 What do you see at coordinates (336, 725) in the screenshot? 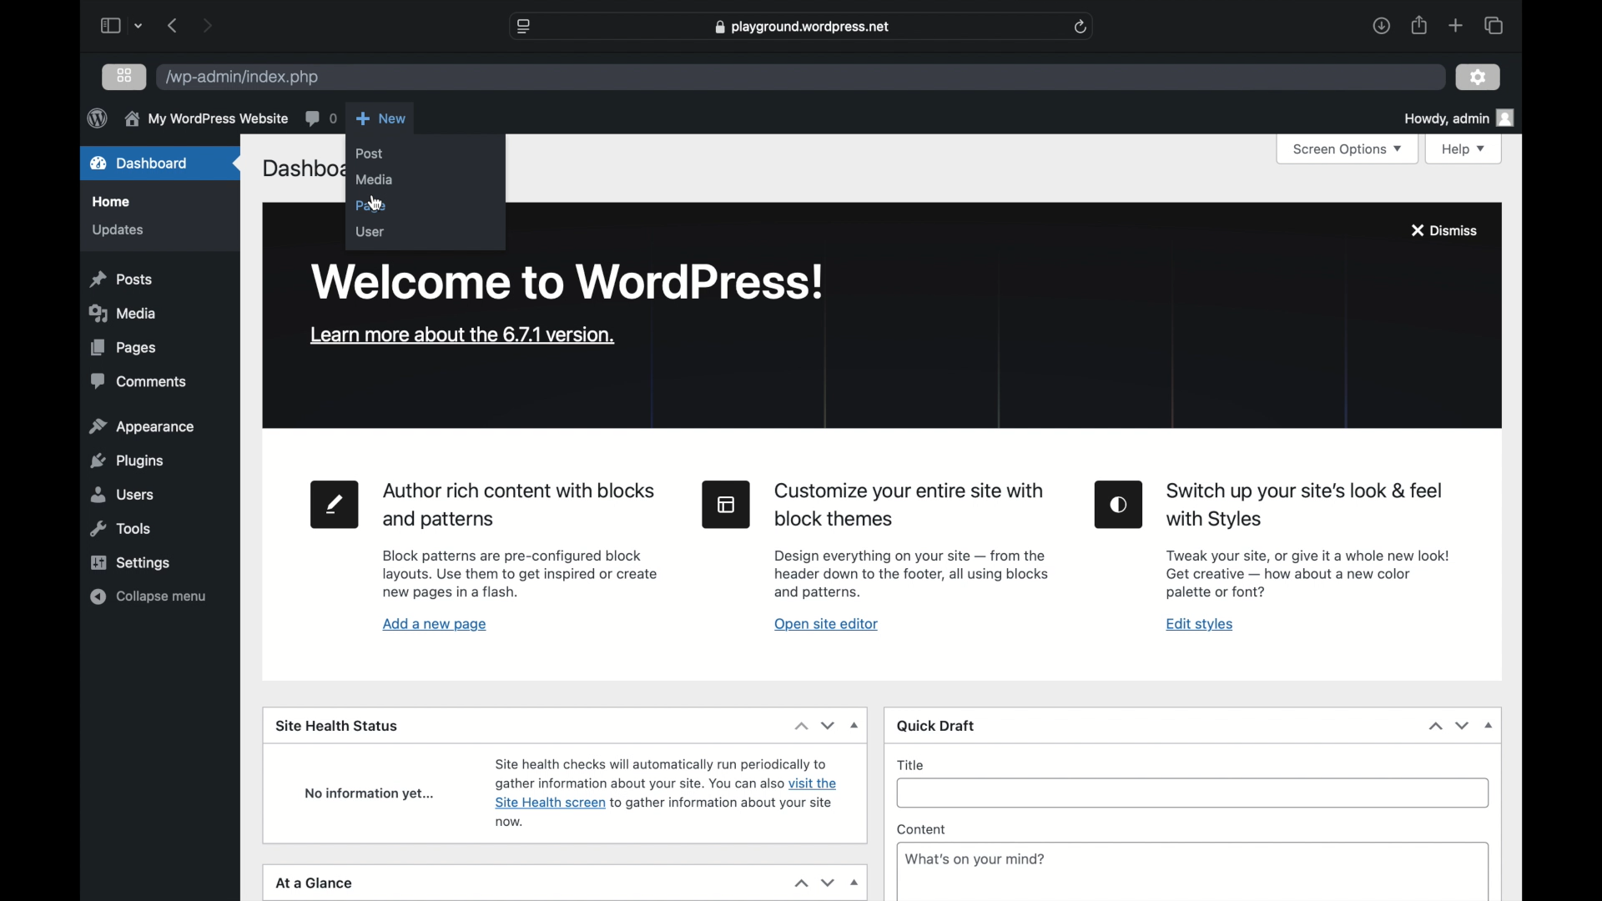
I see `site health status` at bounding box center [336, 725].